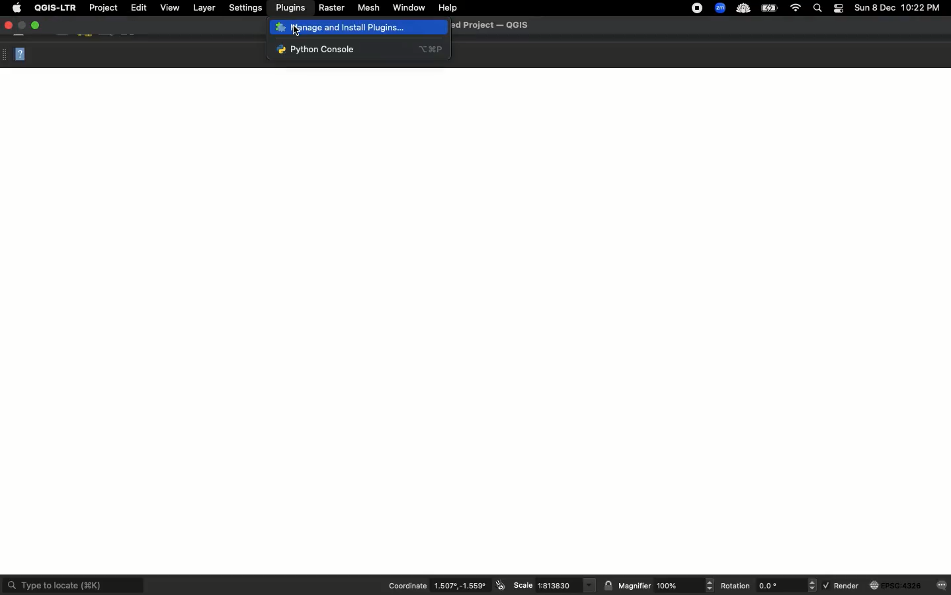  What do you see at coordinates (359, 49) in the screenshot?
I see `Python console` at bounding box center [359, 49].